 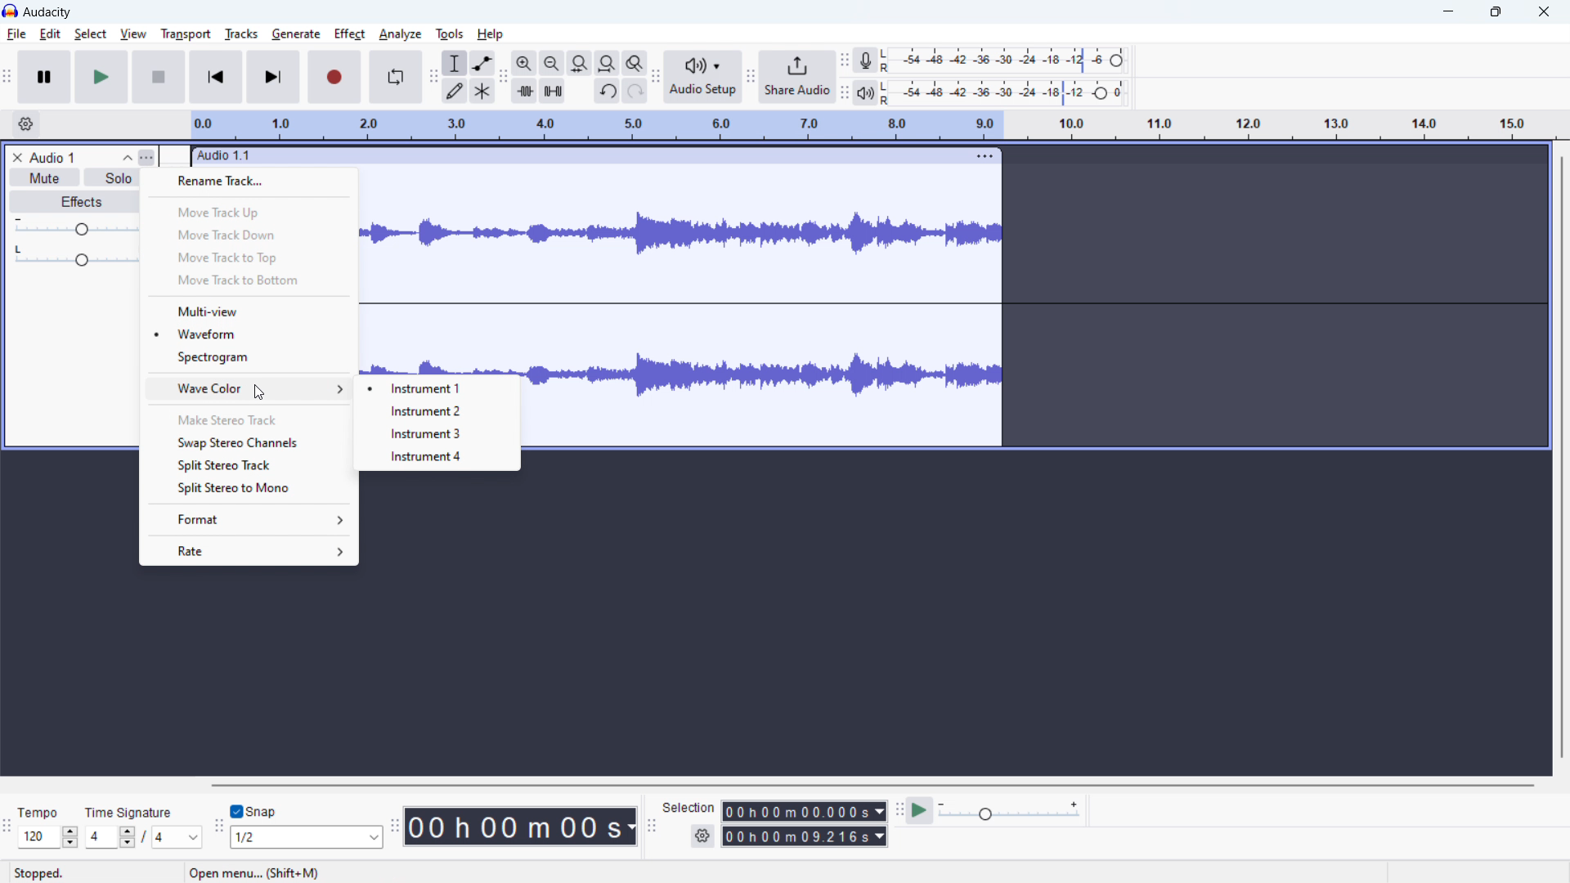 I want to click on tracks, so click(x=241, y=34).